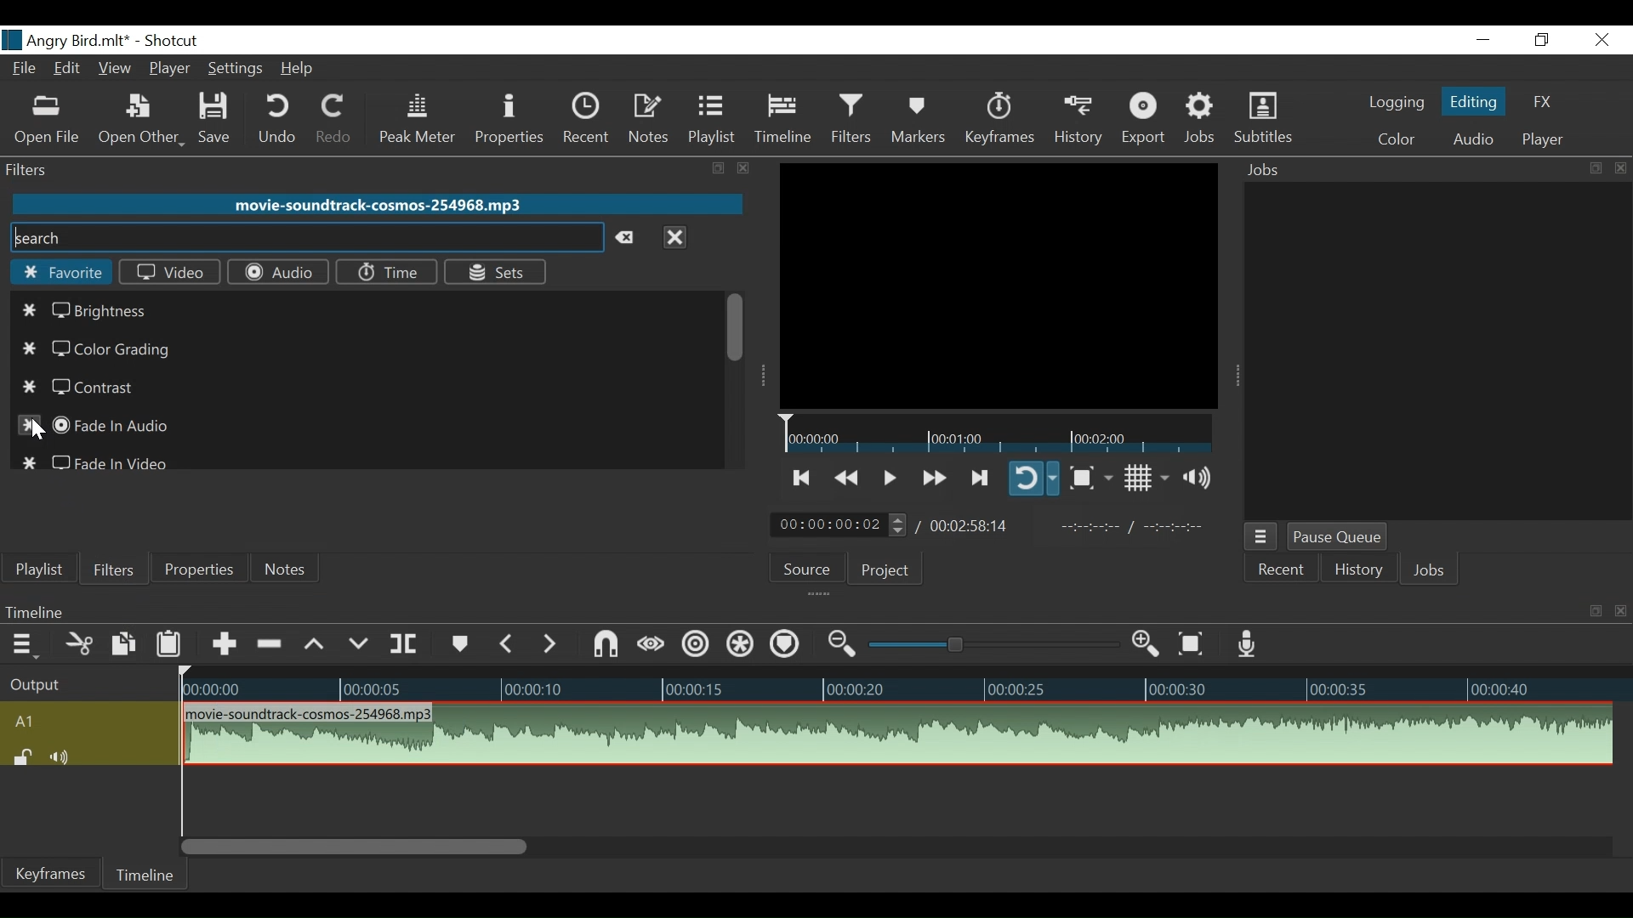 The height and width of the screenshot is (918, 1633). I want to click on Timeline menu, so click(790, 612).